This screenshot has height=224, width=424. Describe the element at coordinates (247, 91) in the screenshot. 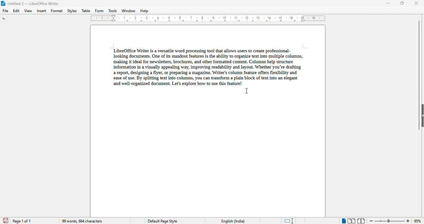

I see `cursor` at that location.